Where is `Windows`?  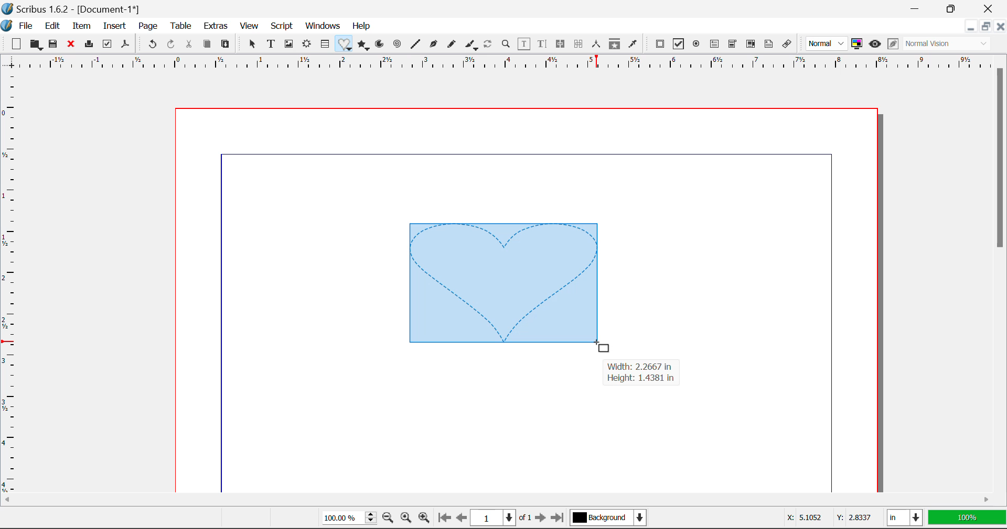
Windows is located at coordinates (323, 26).